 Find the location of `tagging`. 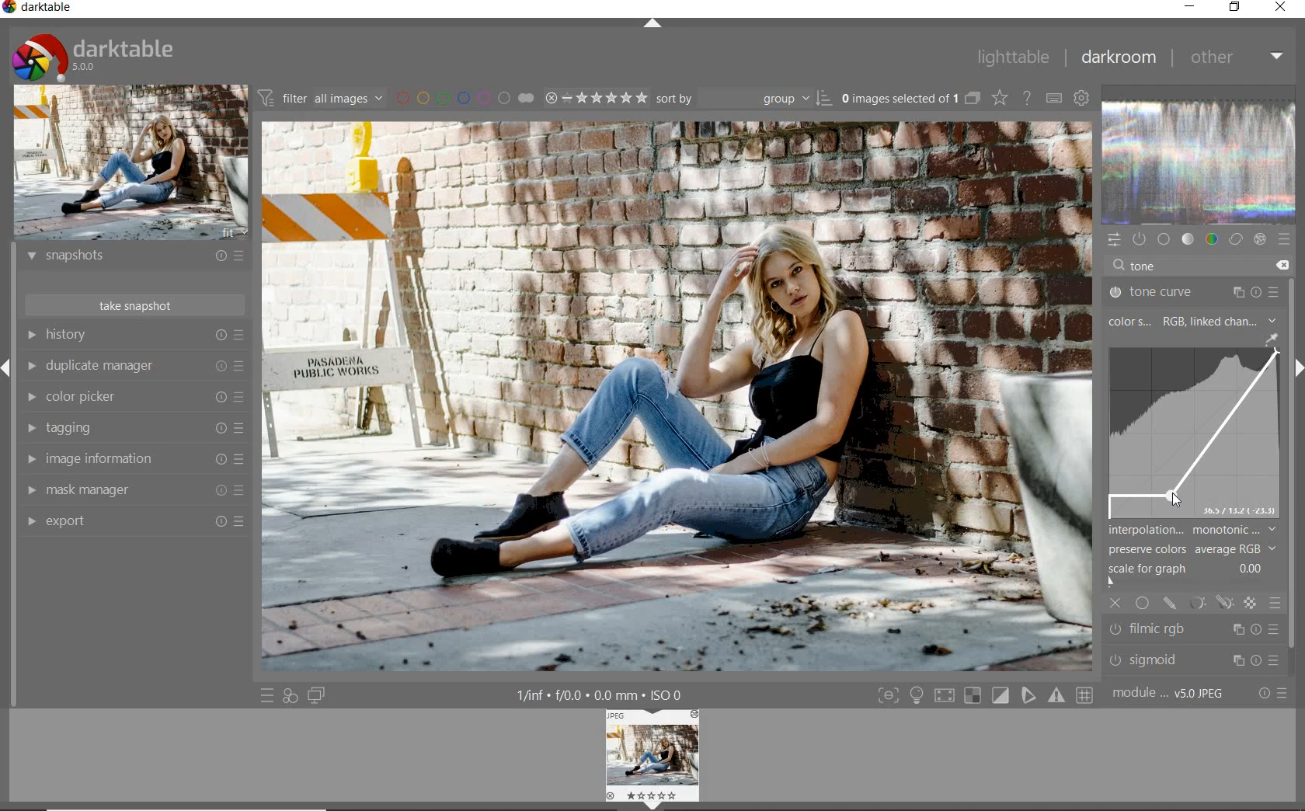

tagging is located at coordinates (134, 427).